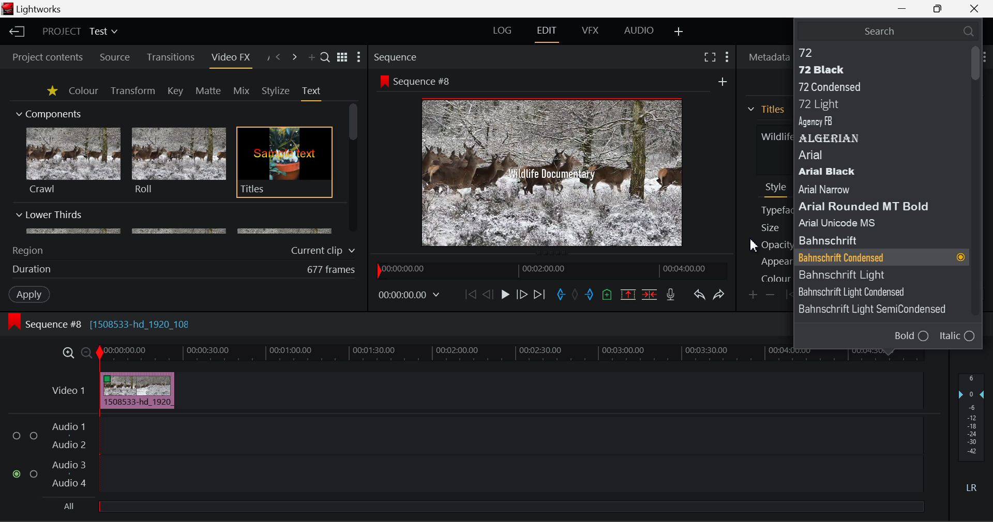 The image size is (993, 522). What do you see at coordinates (134, 91) in the screenshot?
I see `Transform` at bounding box center [134, 91].